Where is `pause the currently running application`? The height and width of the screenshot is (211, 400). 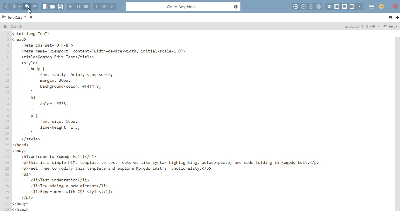
pause the currently running application is located at coordinates (78, 6).